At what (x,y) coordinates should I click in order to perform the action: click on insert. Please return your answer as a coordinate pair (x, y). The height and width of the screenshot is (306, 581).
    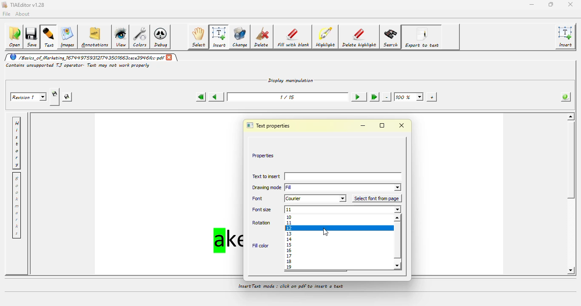
    Looking at the image, I should click on (567, 37).